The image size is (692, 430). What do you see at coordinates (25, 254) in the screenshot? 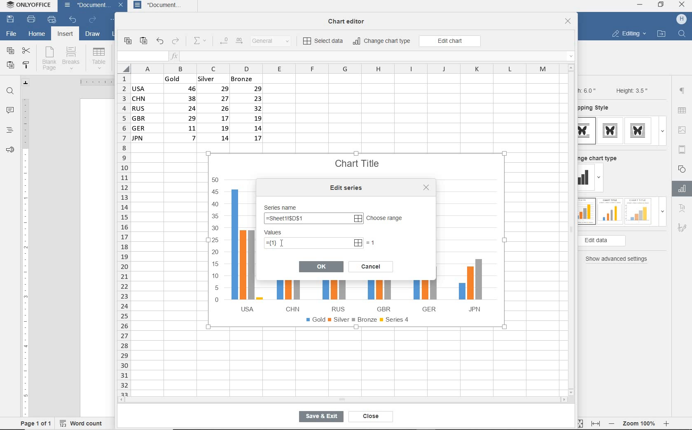
I see `ruler` at bounding box center [25, 254].